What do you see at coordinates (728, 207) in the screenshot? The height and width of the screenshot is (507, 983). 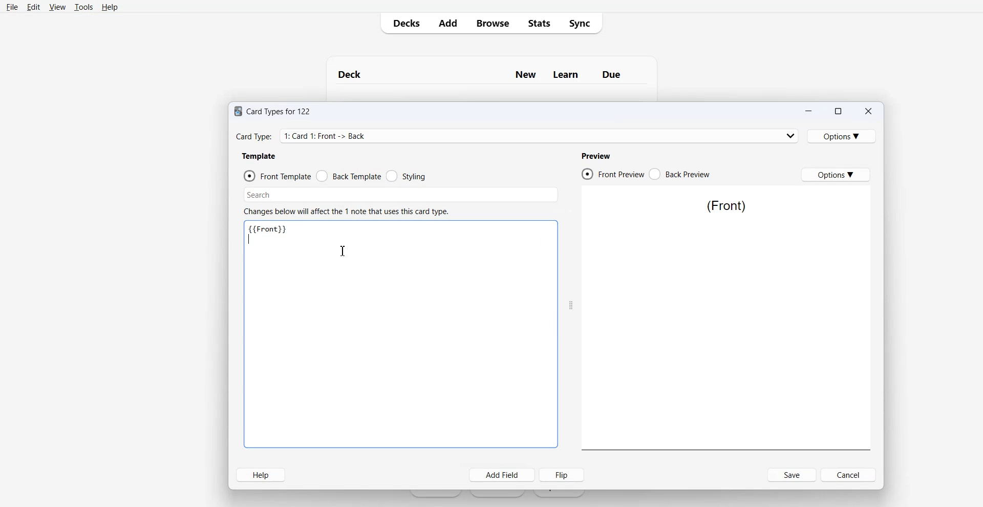 I see `Text 3` at bounding box center [728, 207].